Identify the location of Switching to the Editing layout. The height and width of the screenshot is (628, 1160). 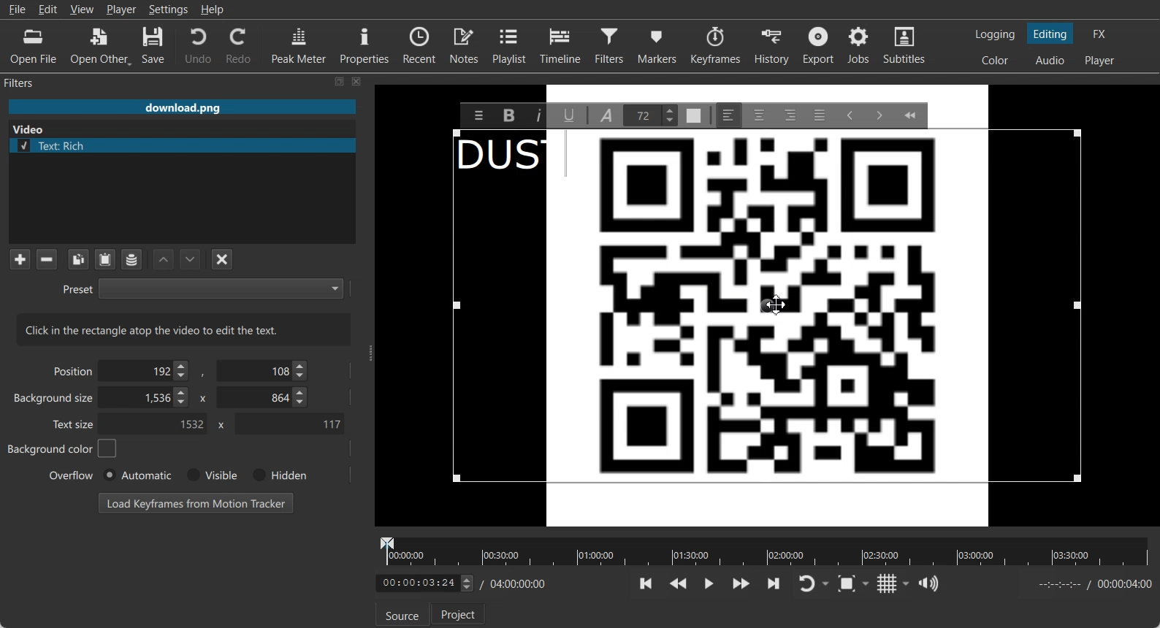
(1050, 34).